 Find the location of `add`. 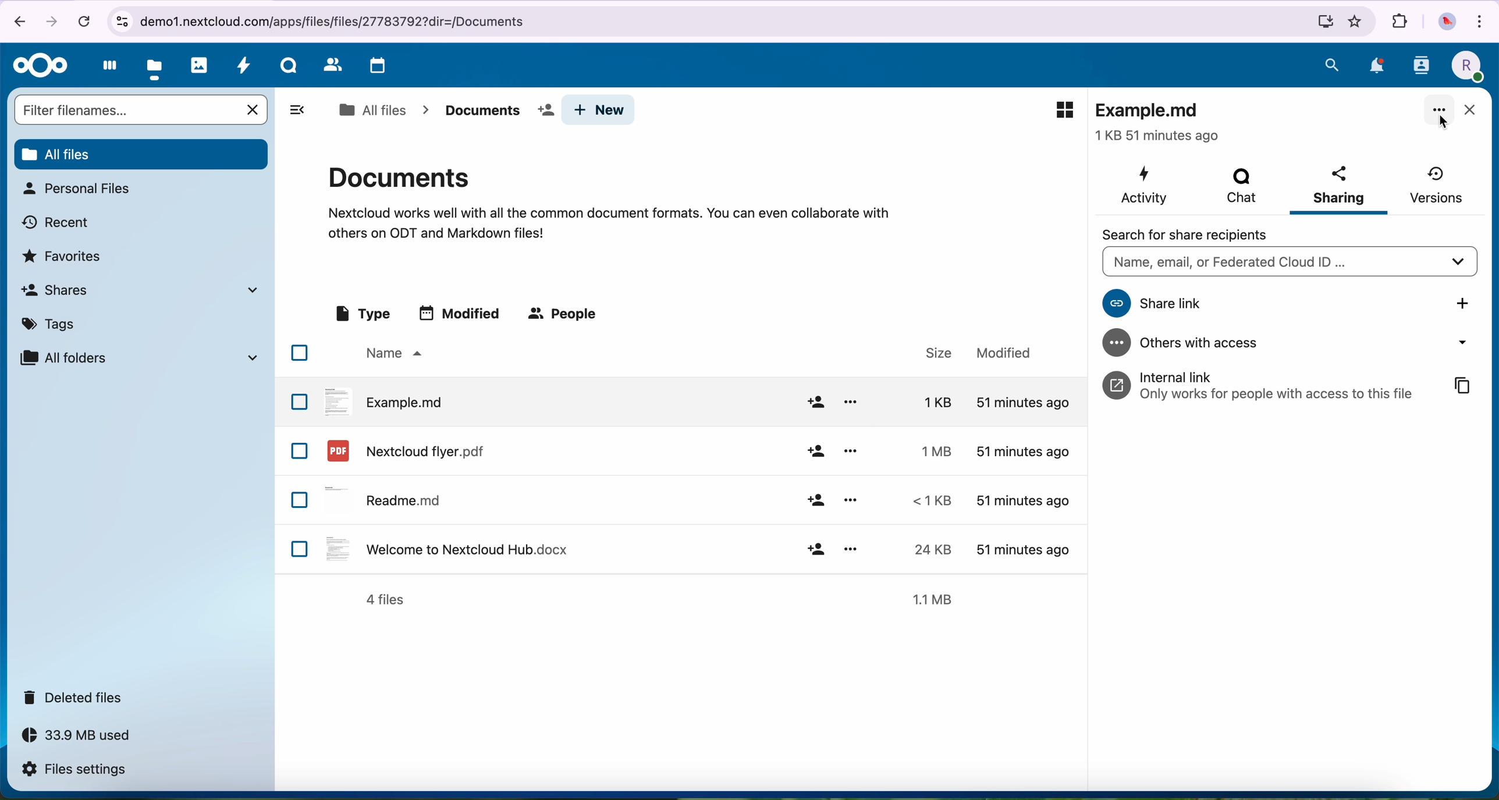

add is located at coordinates (815, 452).